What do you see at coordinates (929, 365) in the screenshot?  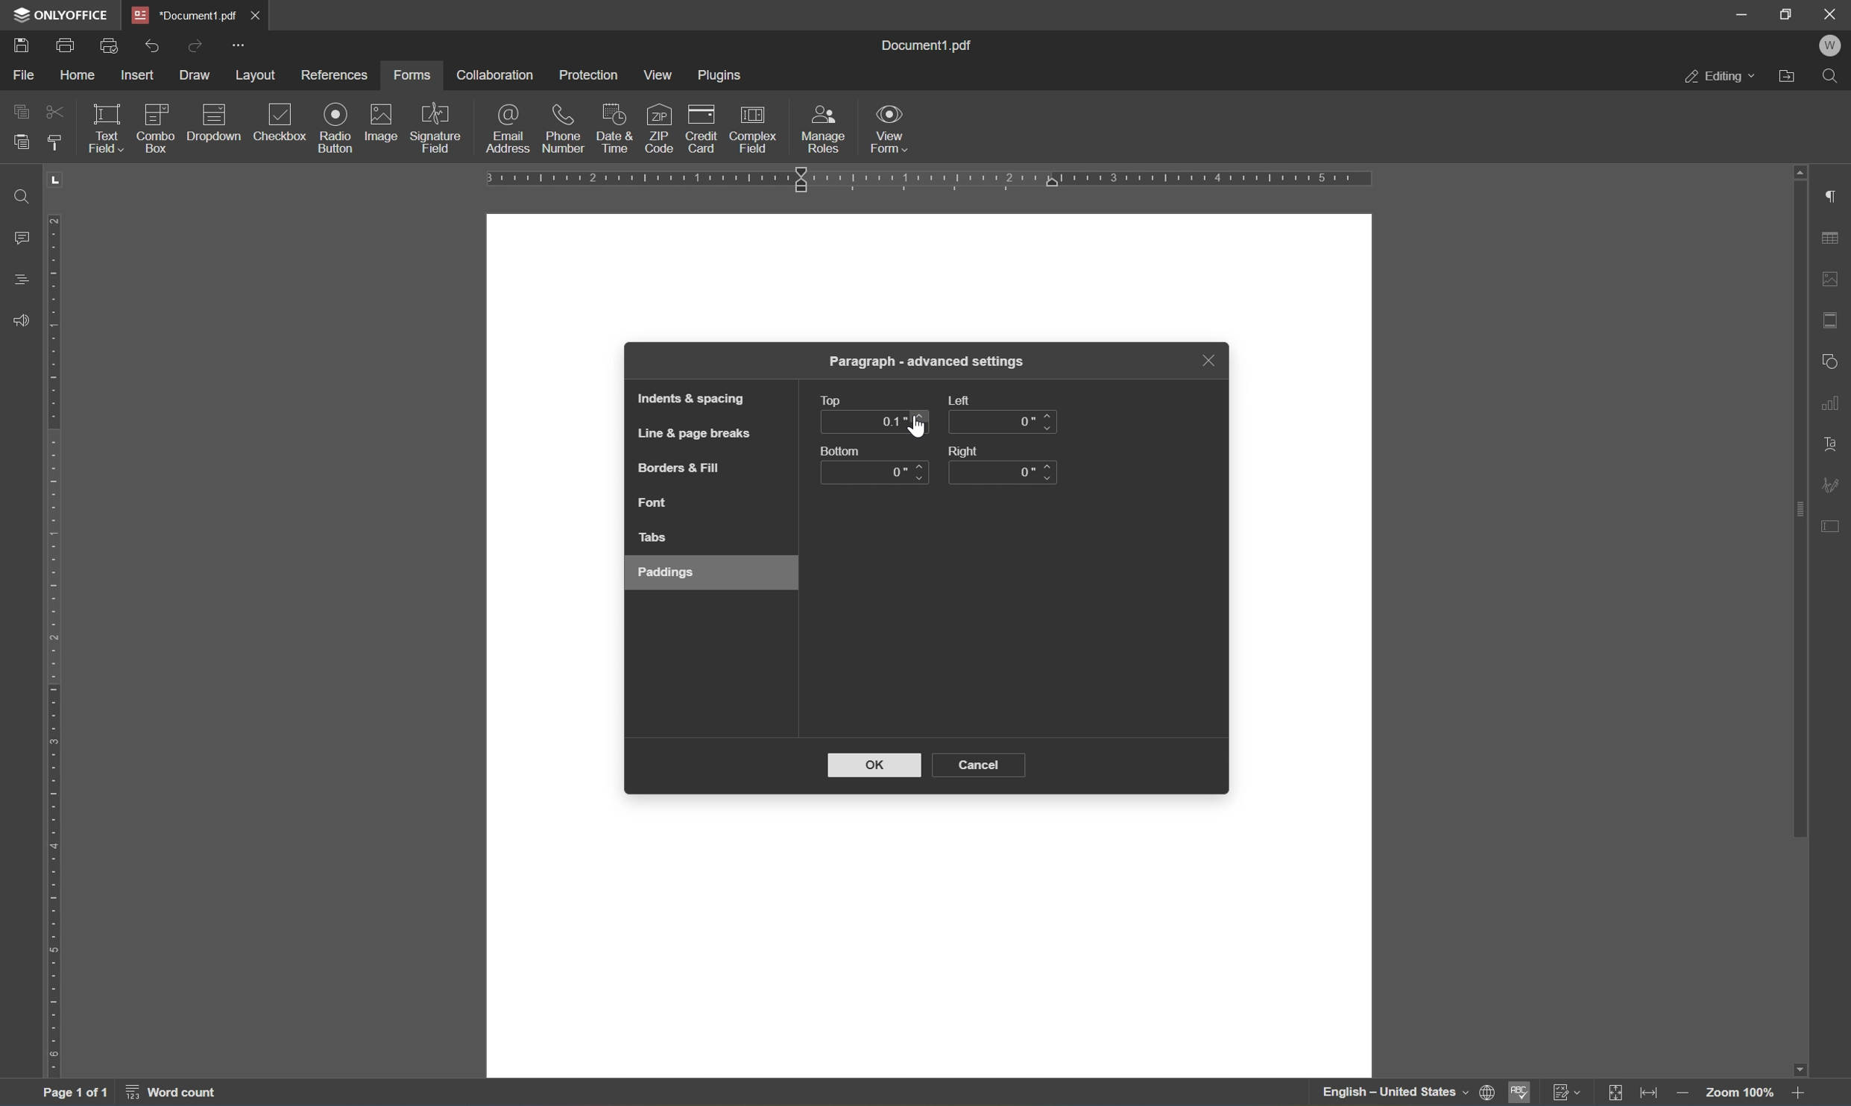 I see `paragraph - advanced settings` at bounding box center [929, 365].